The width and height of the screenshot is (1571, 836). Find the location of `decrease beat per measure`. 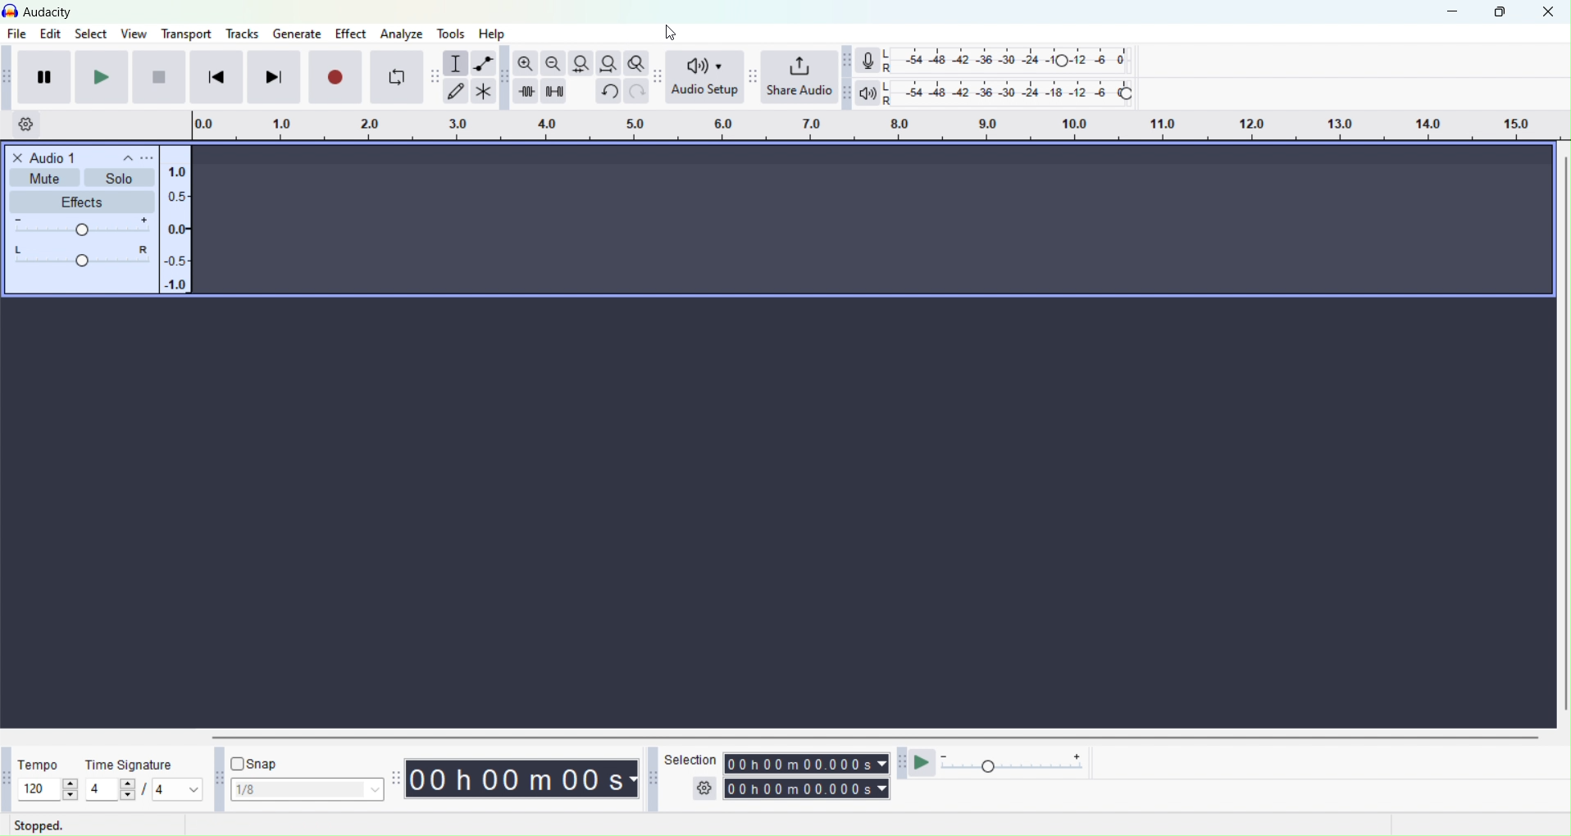

decrease beat per measure is located at coordinates (125, 797).